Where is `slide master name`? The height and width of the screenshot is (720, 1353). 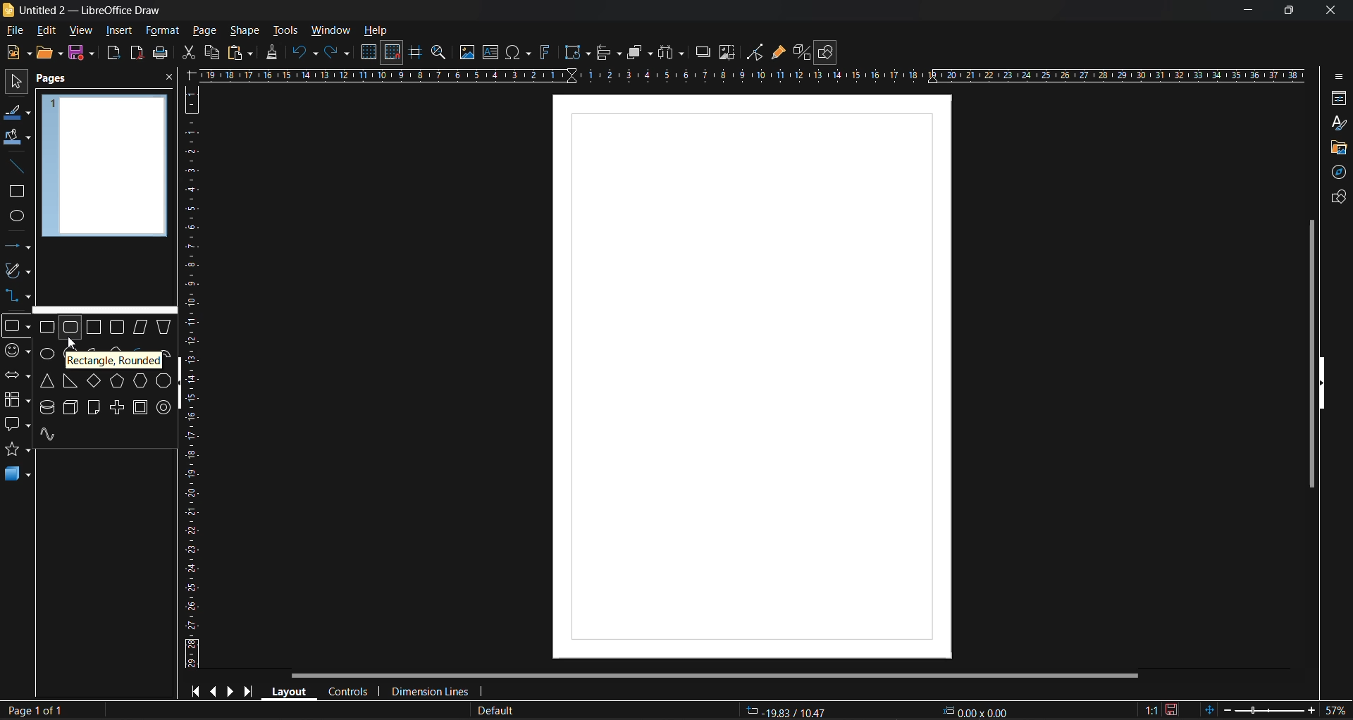 slide master name is located at coordinates (493, 712).